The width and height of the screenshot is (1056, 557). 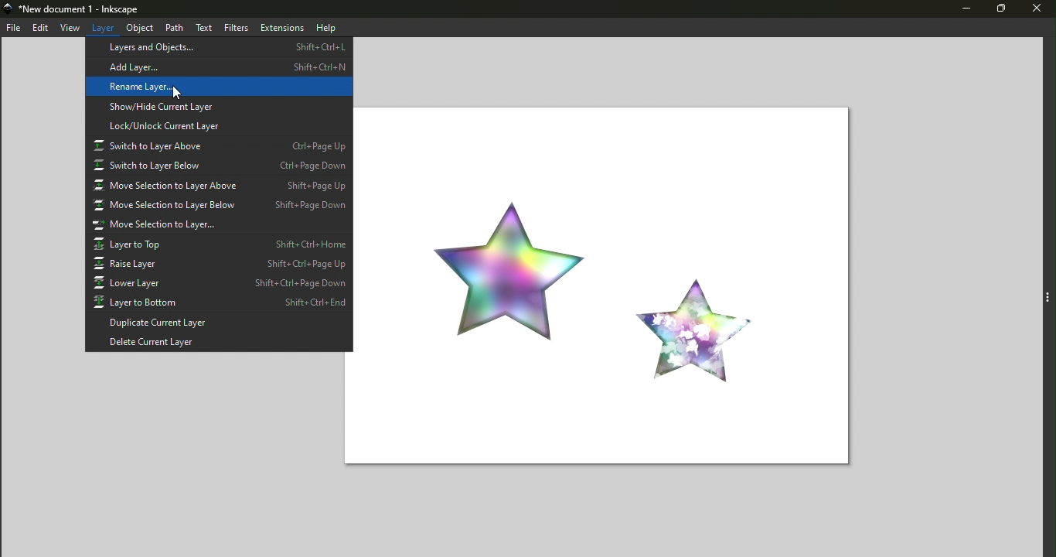 I want to click on close, so click(x=1040, y=10).